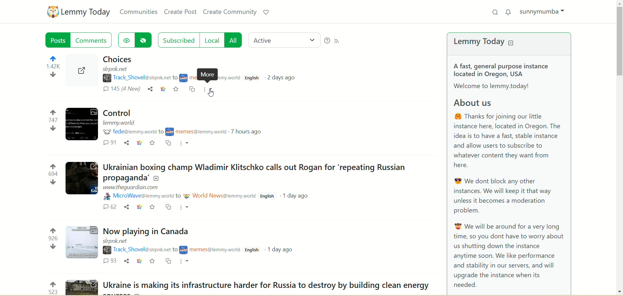 The width and height of the screenshot is (623, 296). What do you see at coordinates (47, 176) in the screenshot?
I see `votes up and down` at bounding box center [47, 176].